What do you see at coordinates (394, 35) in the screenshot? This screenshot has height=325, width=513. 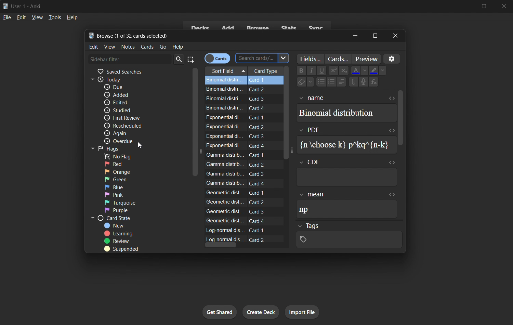 I see `close` at bounding box center [394, 35].